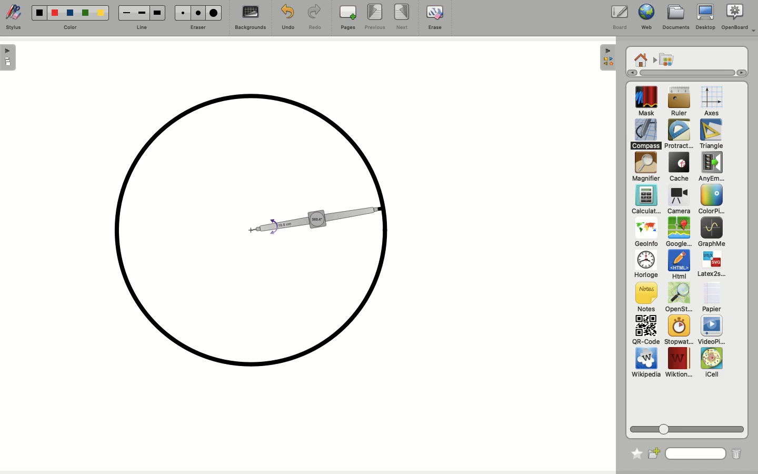 This screenshot has width=758, height=474. I want to click on line1, so click(126, 12).